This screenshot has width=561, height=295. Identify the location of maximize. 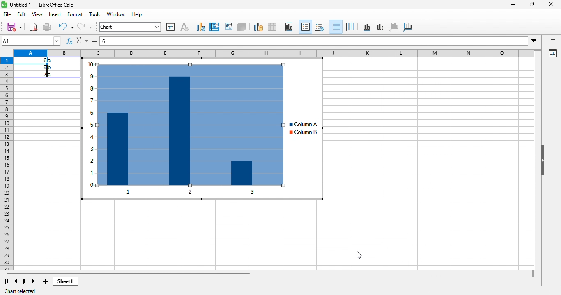
(531, 5).